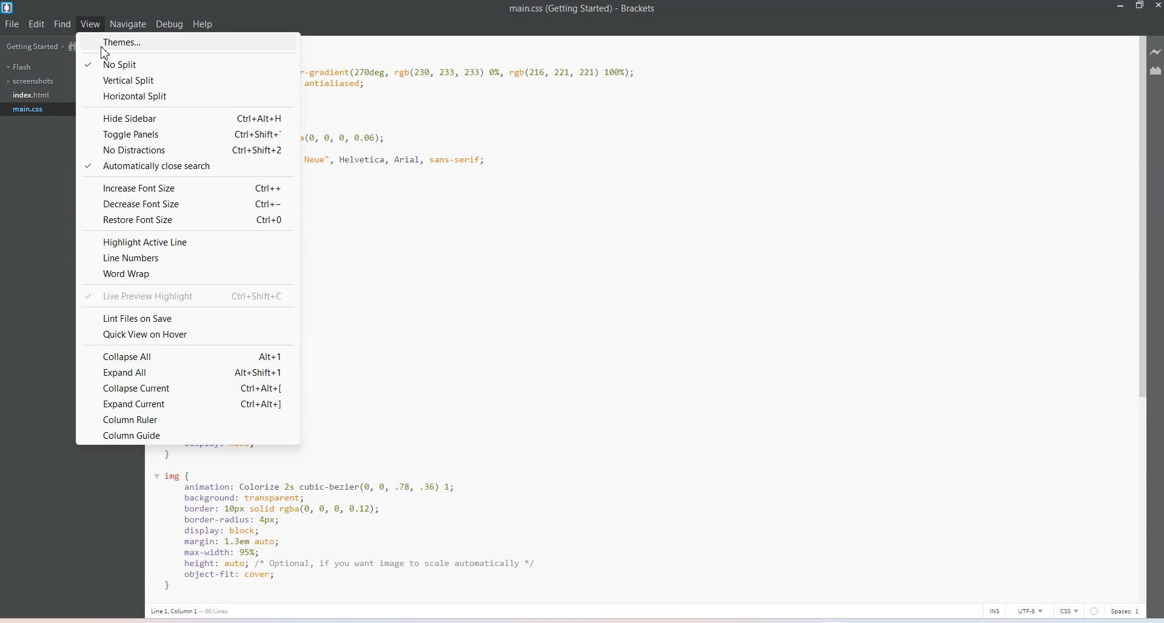 This screenshot has height=623, width=1164. What do you see at coordinates (186, 204) in the screenshot?
I see `Decrease Font Size` at bounding box center [186, 204].